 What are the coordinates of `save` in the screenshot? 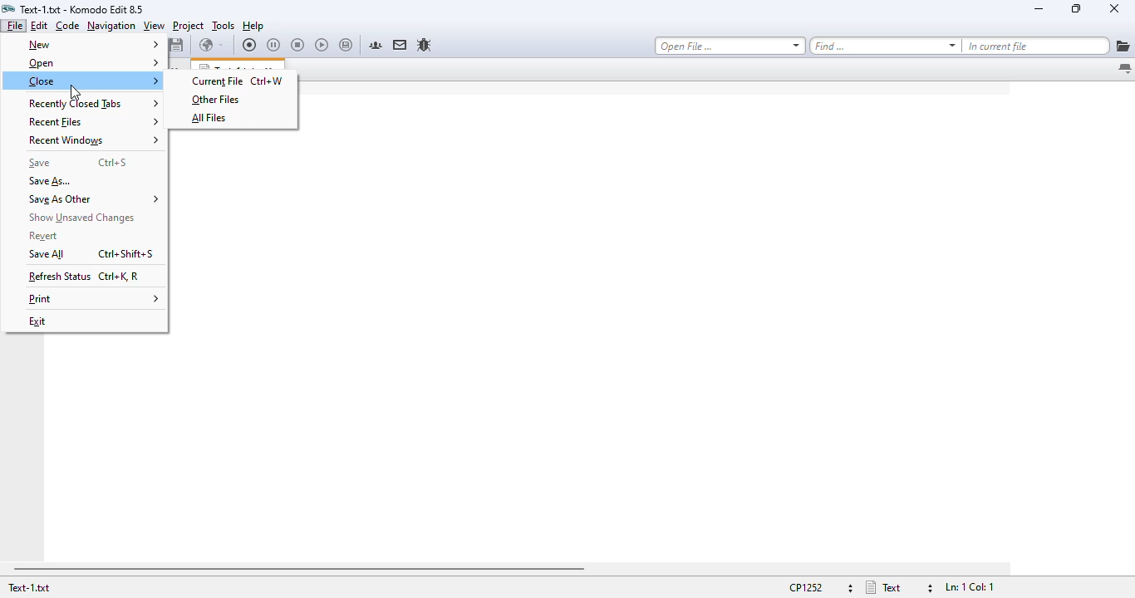 It's located at (39, 162).